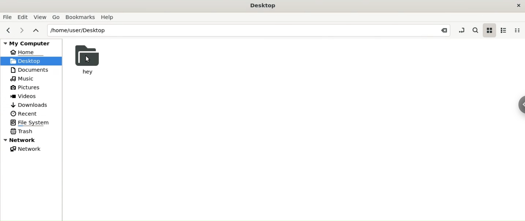 The height and width of the screenshot is (221, 525). Describe the element at coordinates (92, 59) in the screenshot. I see `hey` at that location.